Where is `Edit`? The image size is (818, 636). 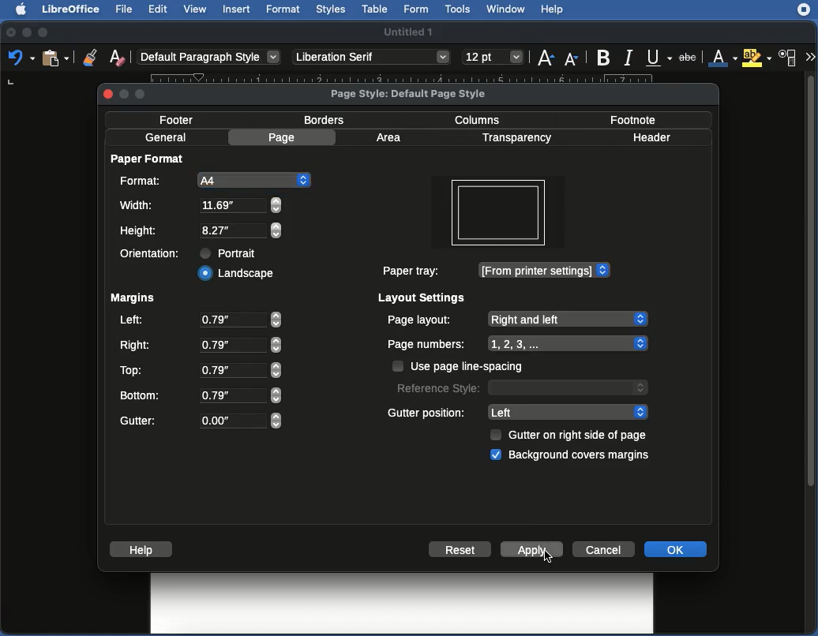 Edit is located at coordinates (158, 9).